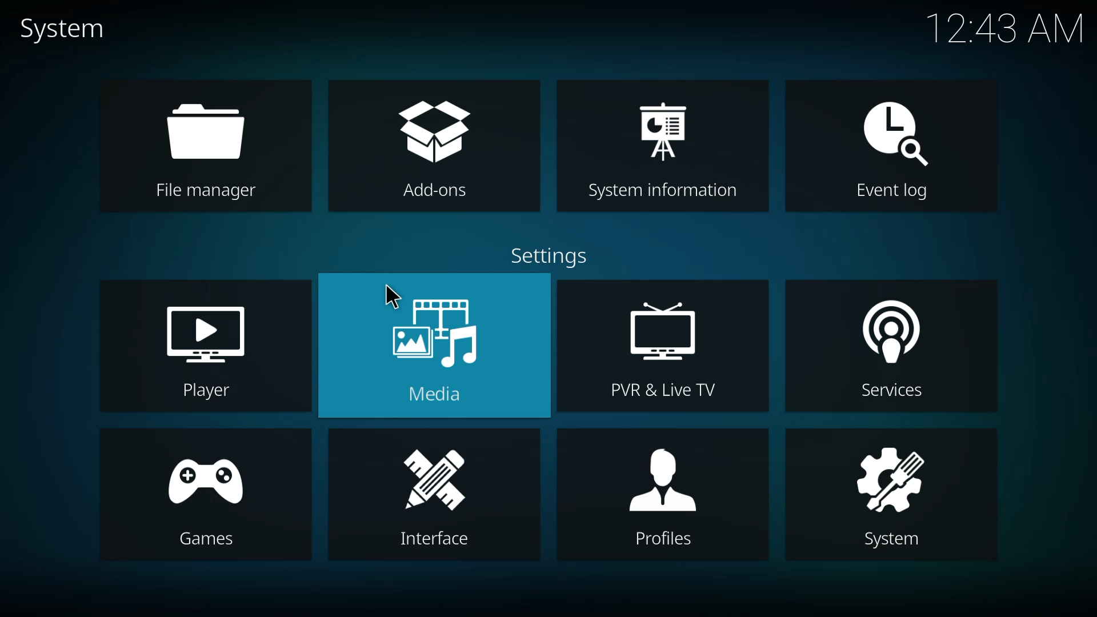 Image resolution: width=1097 pixels, height=617 pixels. I want to click on games, so click(199, 495).